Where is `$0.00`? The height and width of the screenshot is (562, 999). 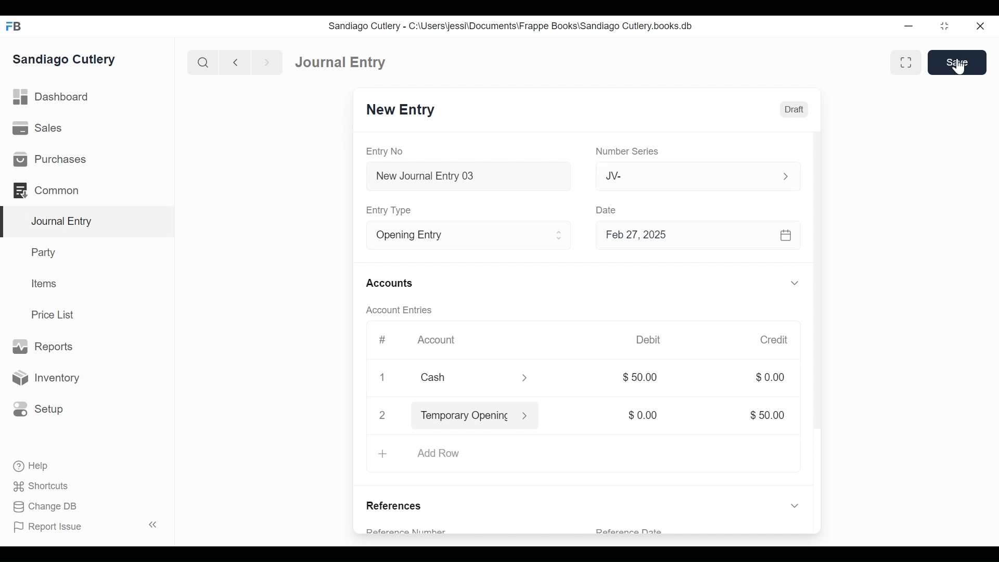 $0.00 is located at coordinates (645, 416).